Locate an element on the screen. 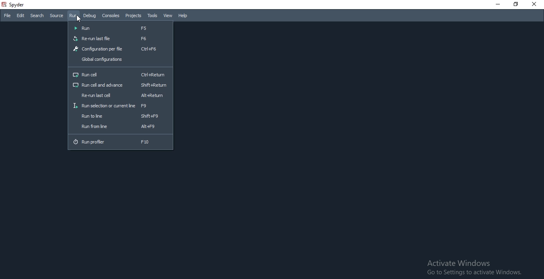  Consoles is located at coordinates (110, 15).